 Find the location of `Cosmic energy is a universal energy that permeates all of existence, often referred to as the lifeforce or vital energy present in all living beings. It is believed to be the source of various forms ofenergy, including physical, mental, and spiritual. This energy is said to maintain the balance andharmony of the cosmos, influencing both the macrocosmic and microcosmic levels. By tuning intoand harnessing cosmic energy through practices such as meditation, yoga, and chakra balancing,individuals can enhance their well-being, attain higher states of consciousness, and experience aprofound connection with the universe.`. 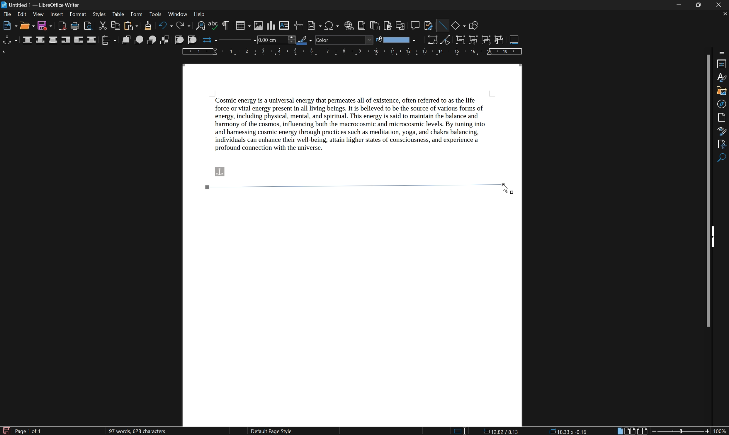

Cosmic energy is a universal energy that permeates all of existence, often referred to as the lifeforce or vital energy present in all living beings. It is believed to be the source of various forms ofenergy, including physical, mental, and spiritual. This energy is said to maintain the balance andharmony of the cosmos, influencing both the macrocosmic and microcosmic levels. By tuning intoand harnessing cosmic energy through practices such as meditation, yoga, and chakra balancing,individuals can enhance their well-being, attain higher states of consciousness, and experience aprofound connection with the universe. is located at coordinates (361, 128).